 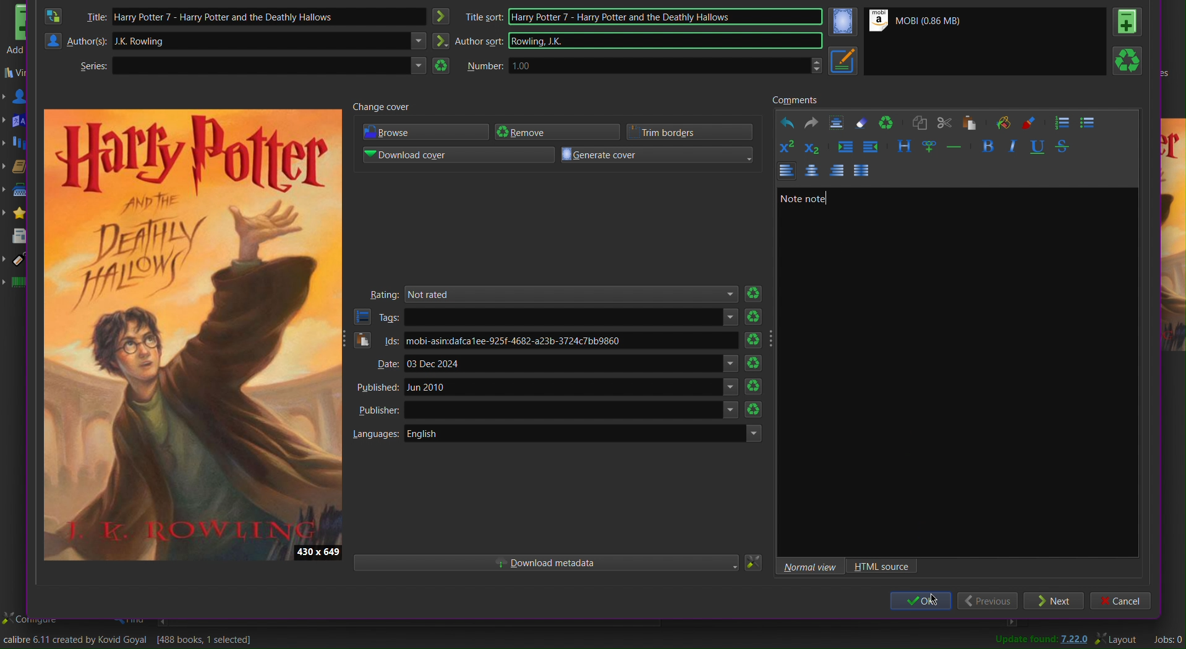 I want to click on Centre Align, so click(x=810, y=171).